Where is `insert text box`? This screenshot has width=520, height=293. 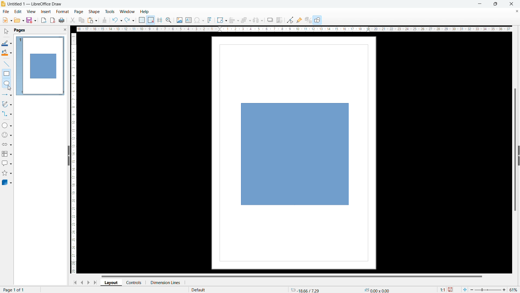
insert text box is located at coordinates (189, 20).